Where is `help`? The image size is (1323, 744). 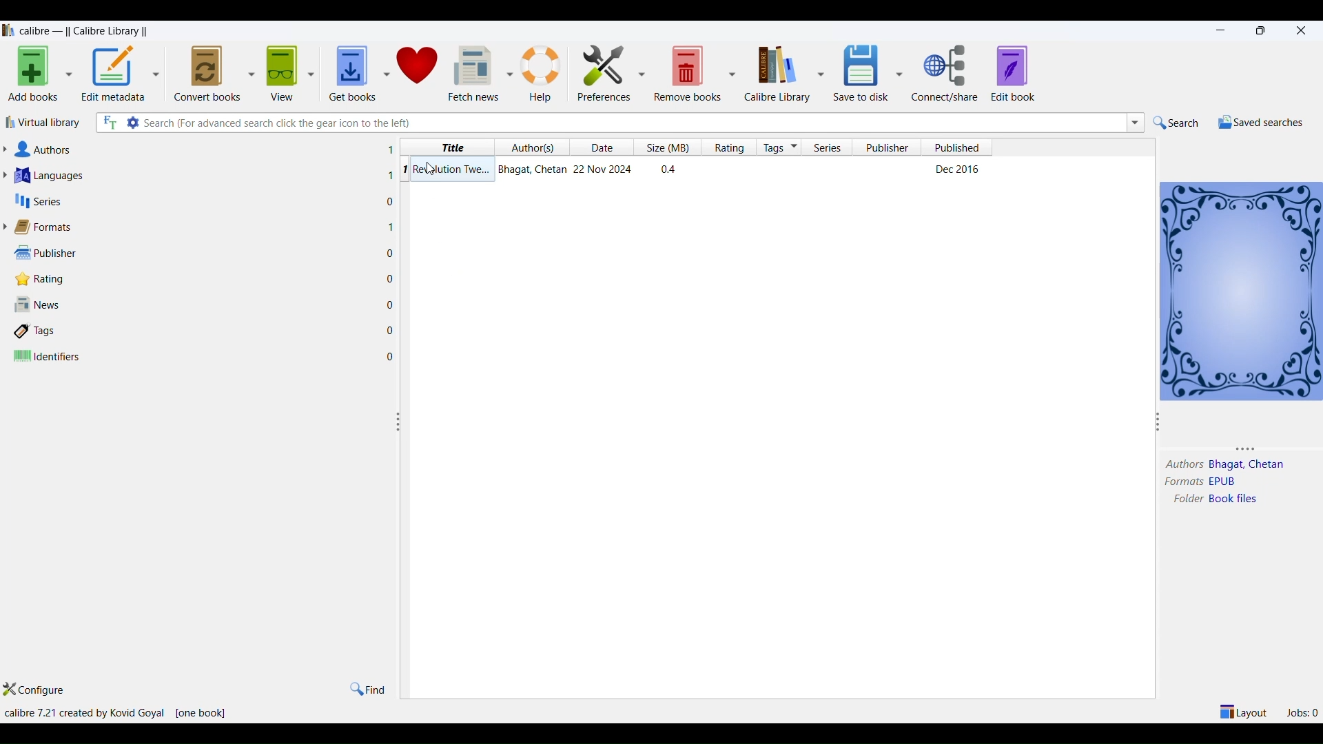 help is located at coordinates (543, 68).